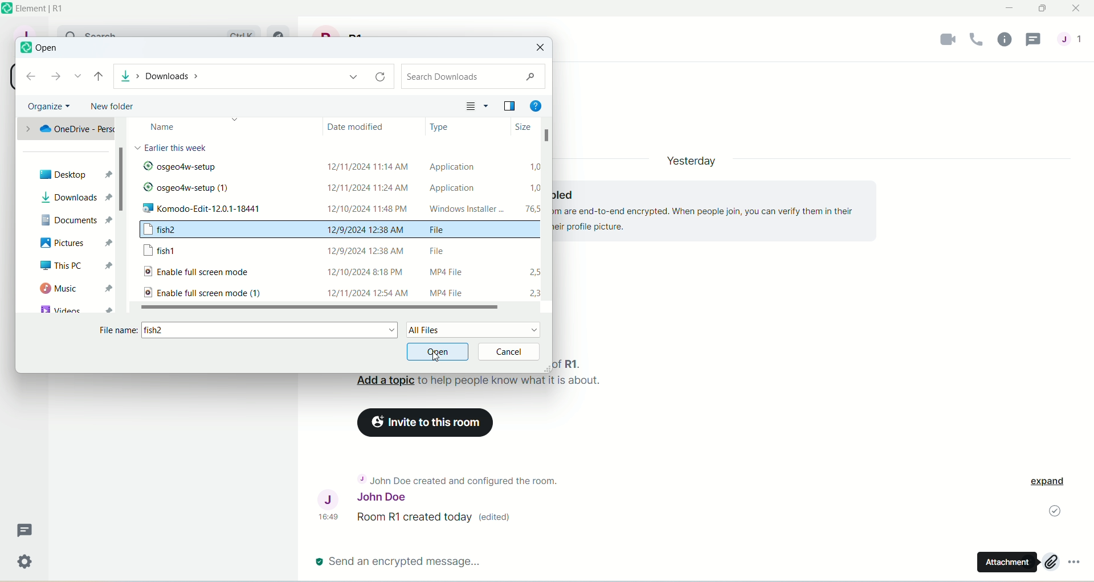  Describe the element at coordinates (27, 530) in the screenshot. I see `Message` at that location.